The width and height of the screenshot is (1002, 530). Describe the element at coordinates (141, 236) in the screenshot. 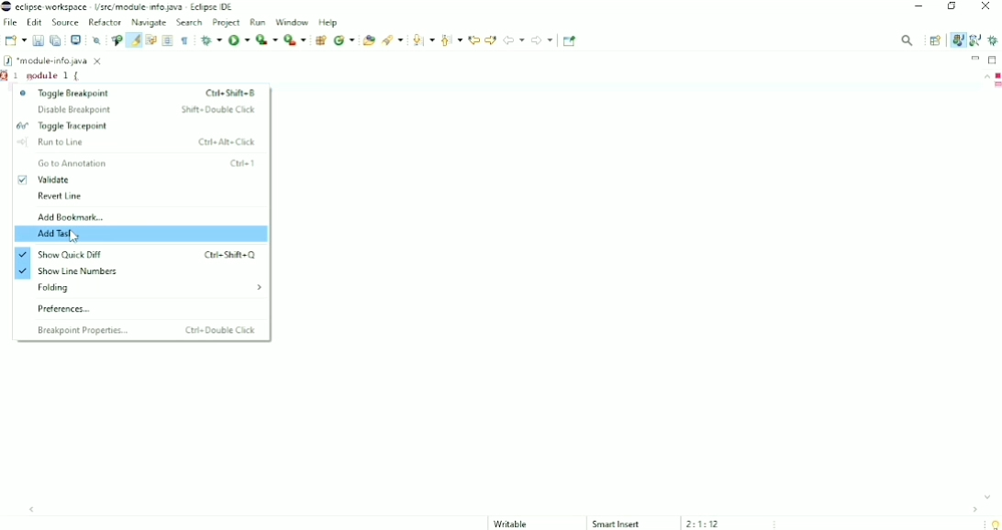

I see `Add Task` at that location.